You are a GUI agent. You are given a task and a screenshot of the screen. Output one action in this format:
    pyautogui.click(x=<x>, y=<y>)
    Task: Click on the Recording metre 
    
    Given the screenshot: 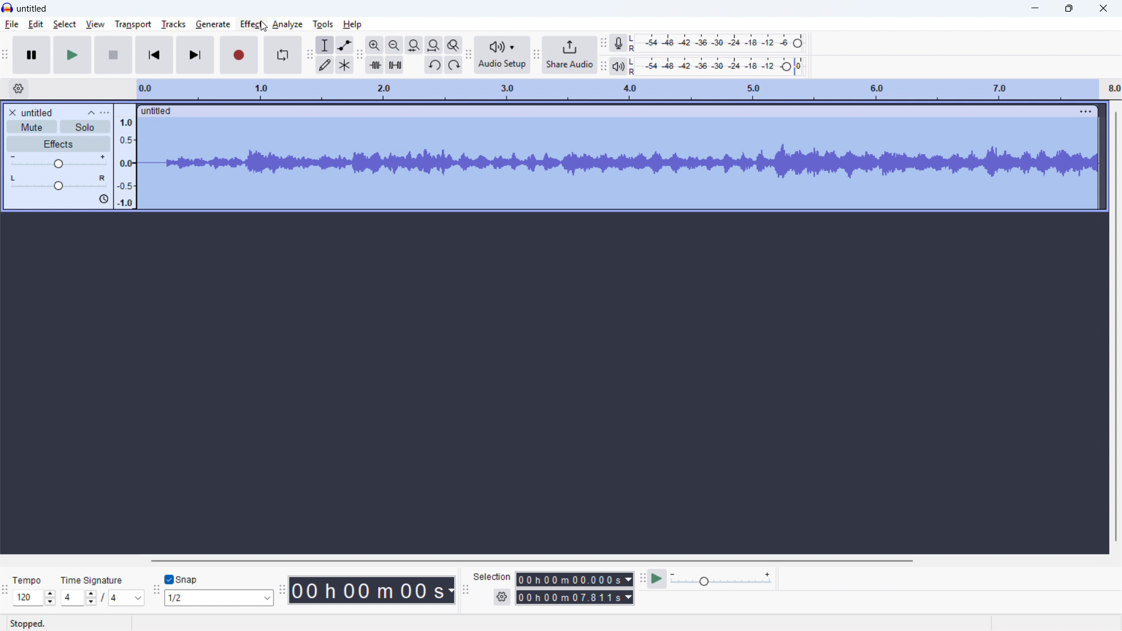 What is the action you would take?
    pyautogui.click(x=619, y=43)
    